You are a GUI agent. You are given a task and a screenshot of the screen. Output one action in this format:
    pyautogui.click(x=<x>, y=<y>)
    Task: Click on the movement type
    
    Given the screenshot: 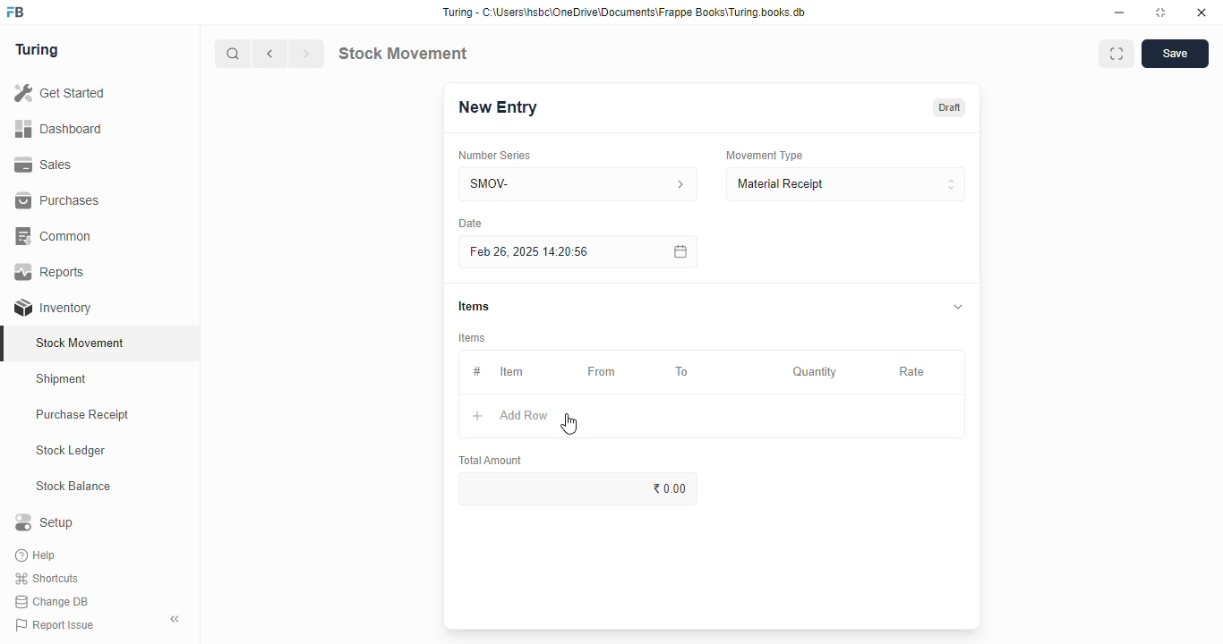 What is the action you would take?
    pyautogui.click(x=764, y=155)
    